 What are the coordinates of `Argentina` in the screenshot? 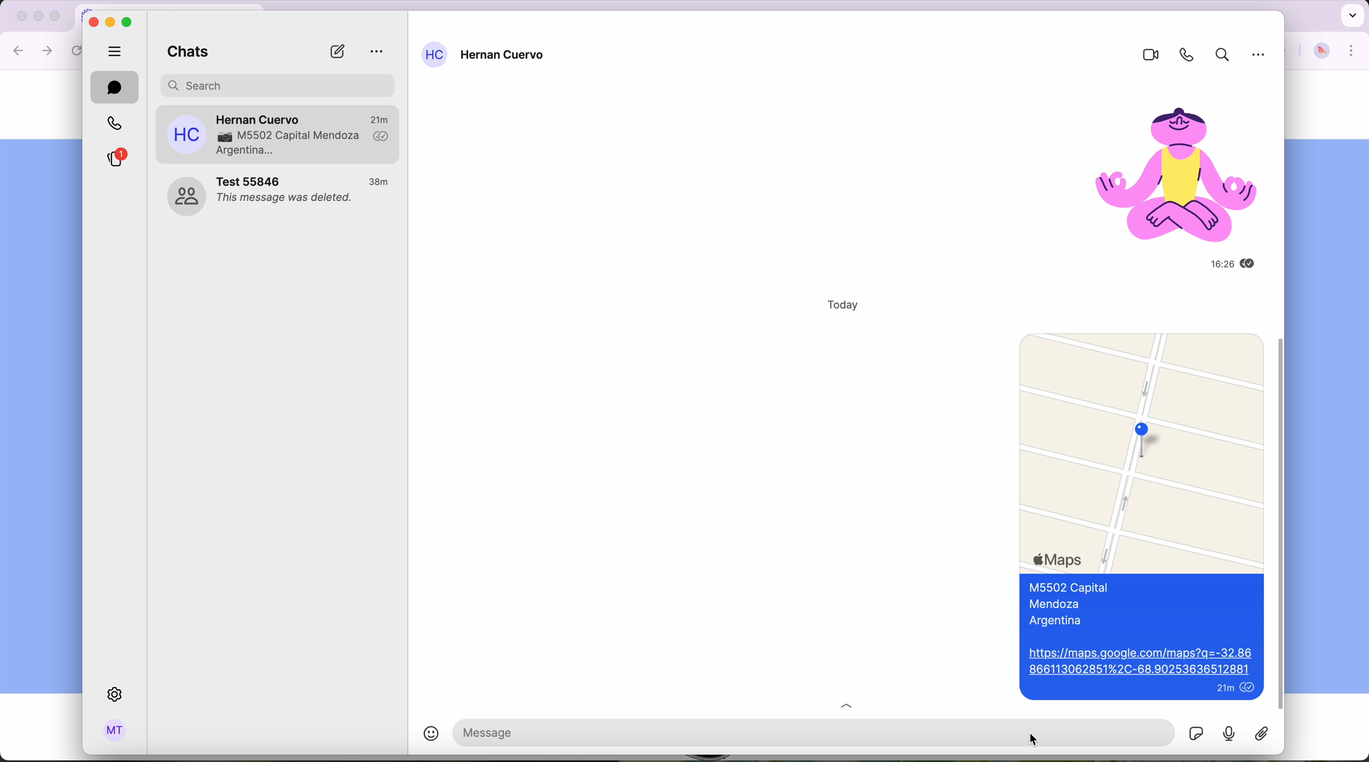 It's located at (1060, 622).